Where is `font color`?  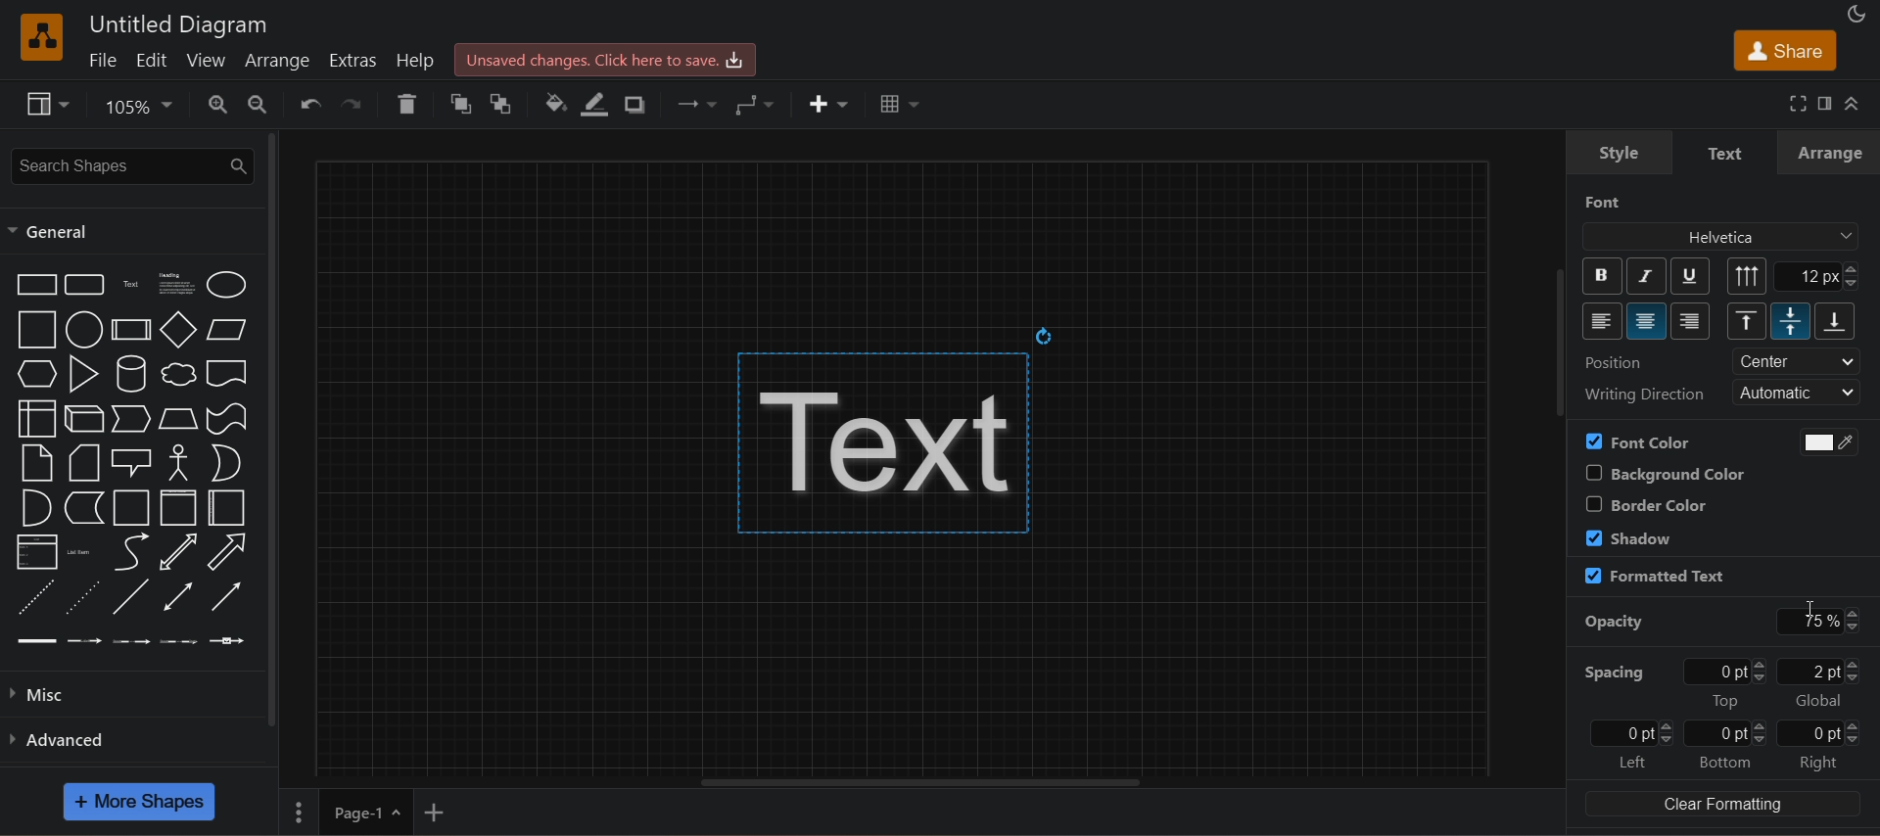
font color is located at coordinates (1638, 441).